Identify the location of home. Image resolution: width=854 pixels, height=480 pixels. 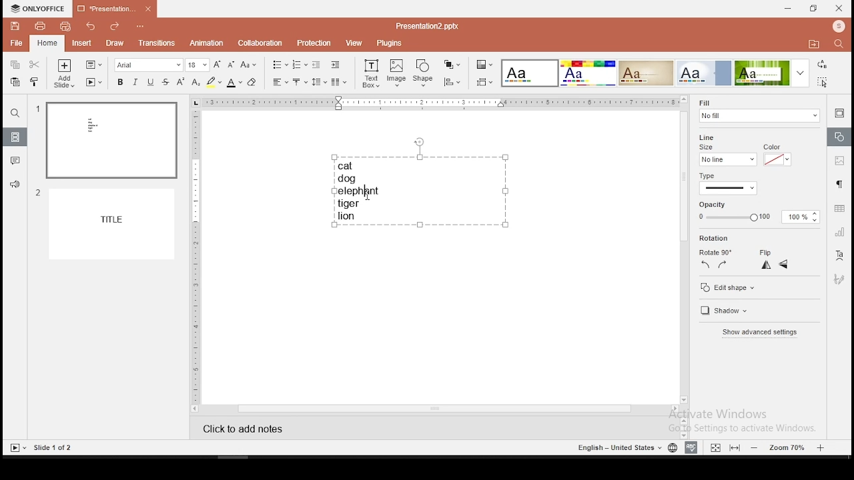
(46, 41).